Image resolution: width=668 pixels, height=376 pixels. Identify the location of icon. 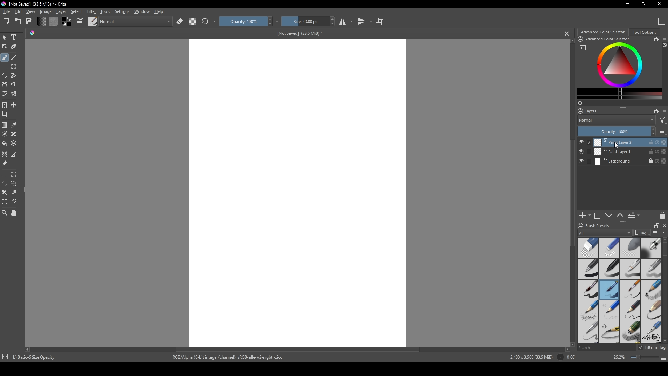
(5, 358).